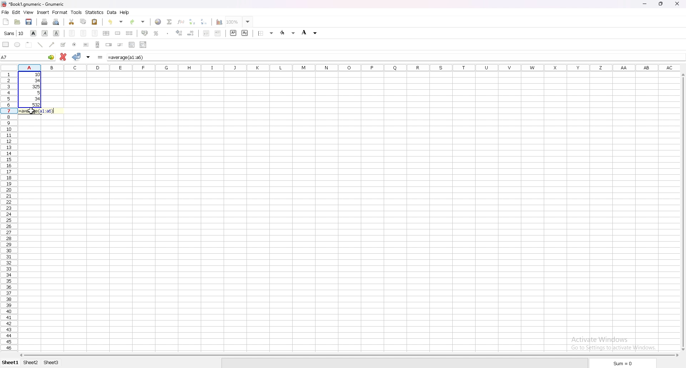  What do you see at coordinates (72, 32) in the screenshot?
I see `left align` at bounding box center [72, 32].